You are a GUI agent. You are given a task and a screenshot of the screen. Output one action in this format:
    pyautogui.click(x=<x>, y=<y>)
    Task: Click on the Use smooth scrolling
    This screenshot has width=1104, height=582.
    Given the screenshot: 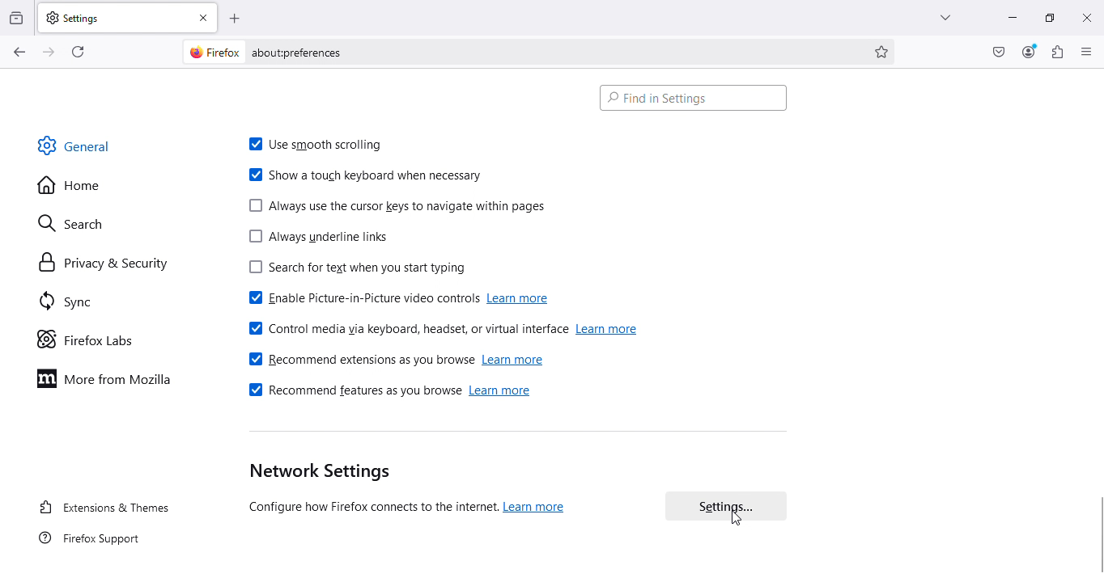 What is the action you would take?
    pyautogui.click(x=324, y=146)
    